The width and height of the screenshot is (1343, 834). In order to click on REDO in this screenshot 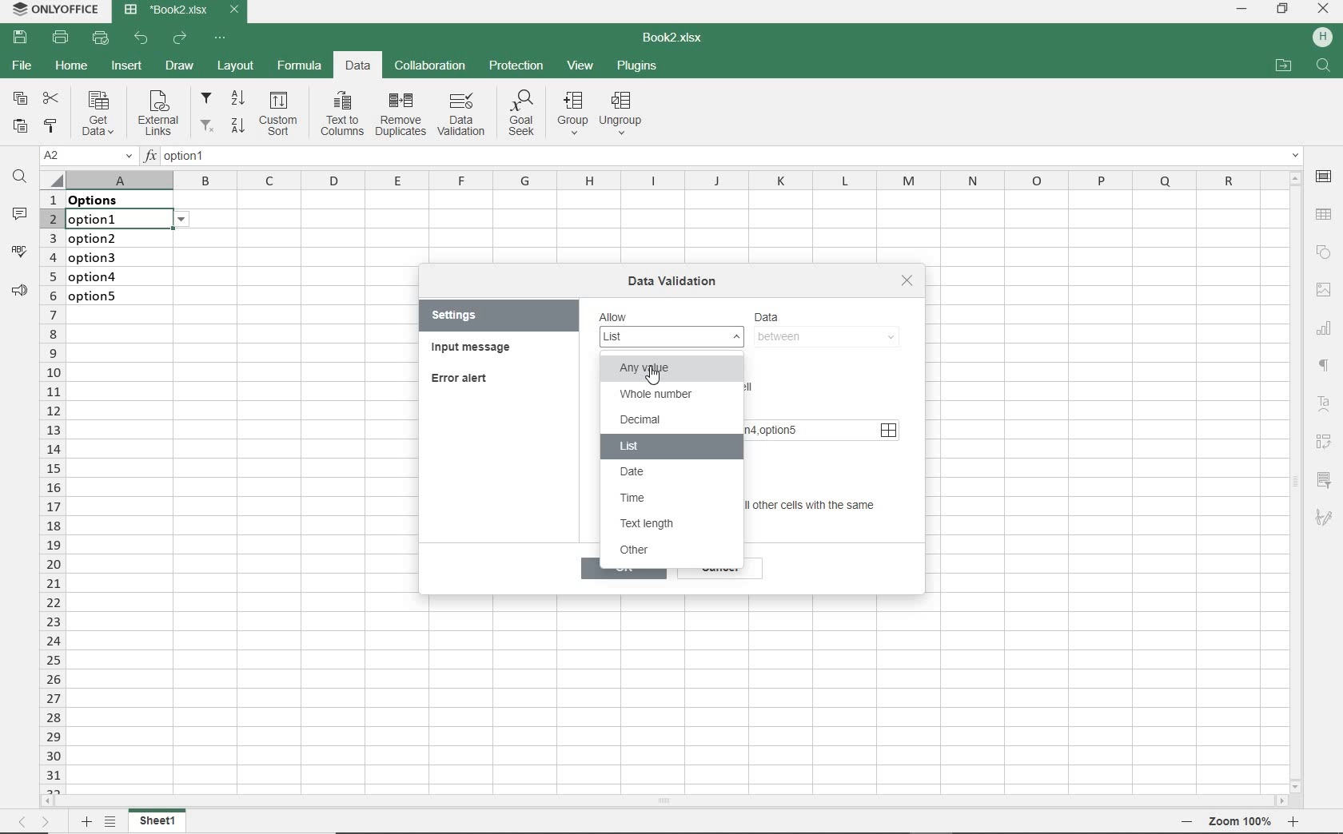, I will do `click(180, 38)`.